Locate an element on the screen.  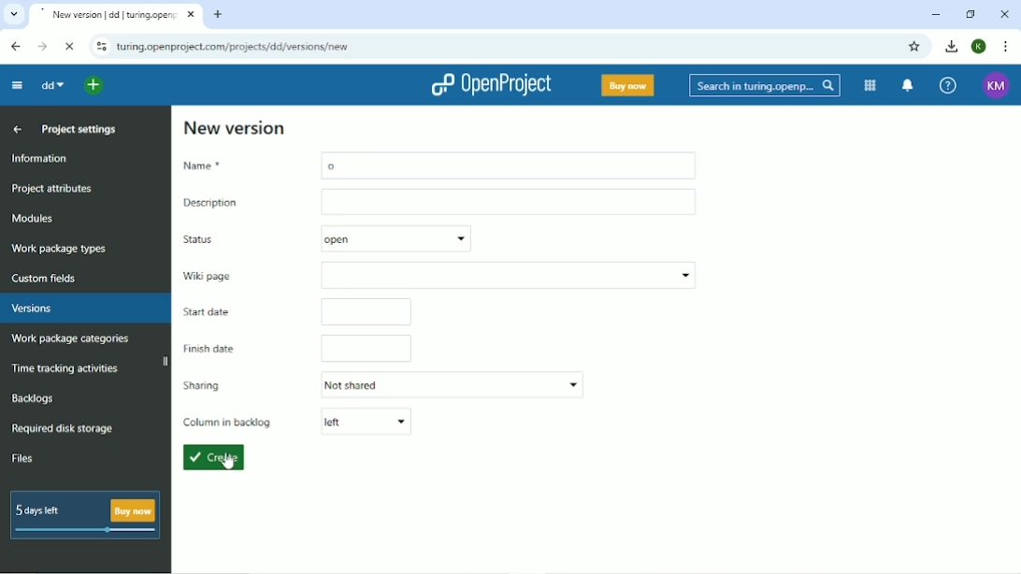
To notification center is located at coordinates (908, 85).